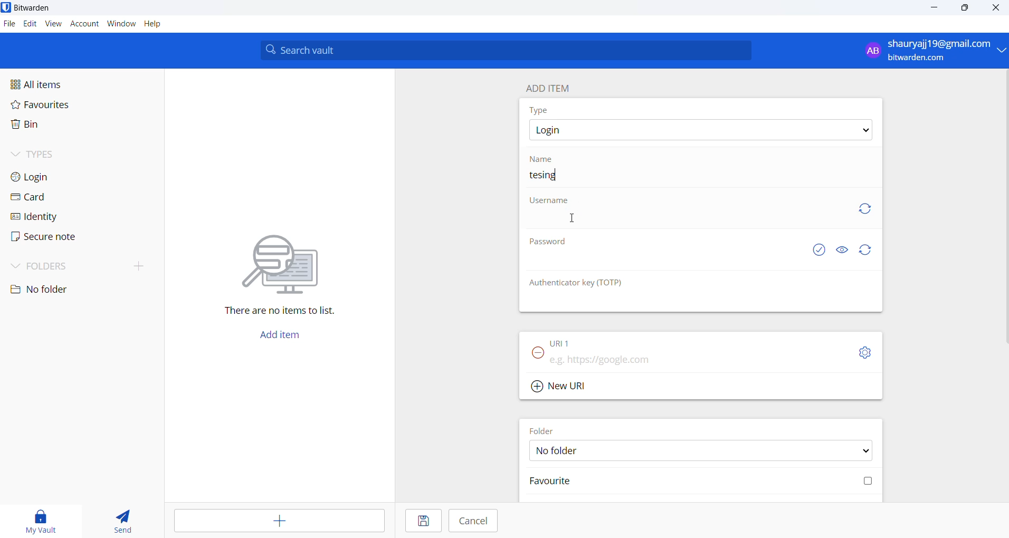 The image size is (1009, 538). Describe the element at coordinates (821, 250) in the screenshot. I see `check if password is exposed or not` at that location.